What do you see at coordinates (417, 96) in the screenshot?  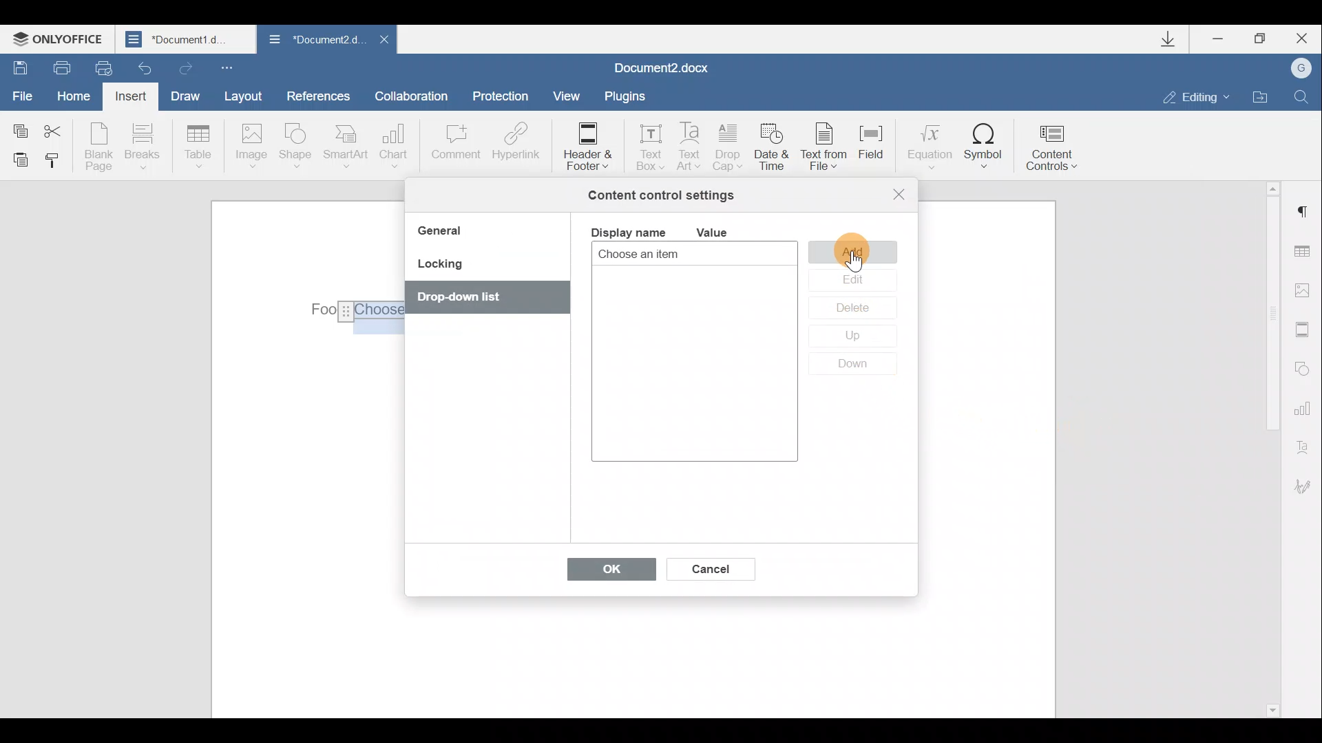 I see `Collaboration` at bounding box center [417, 96].